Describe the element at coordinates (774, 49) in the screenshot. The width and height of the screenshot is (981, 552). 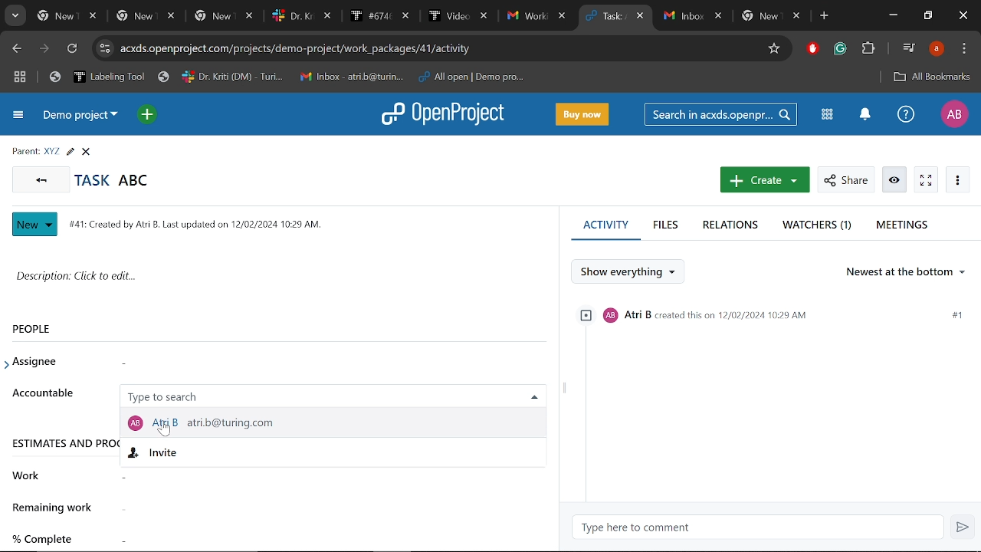
I see `Add/remove bookmark` at that location.